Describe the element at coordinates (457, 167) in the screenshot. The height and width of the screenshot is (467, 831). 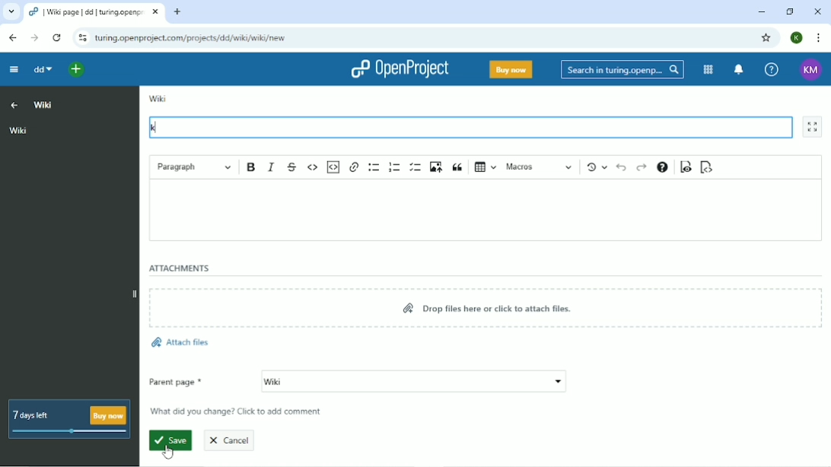
I see `Block quote` at that location.